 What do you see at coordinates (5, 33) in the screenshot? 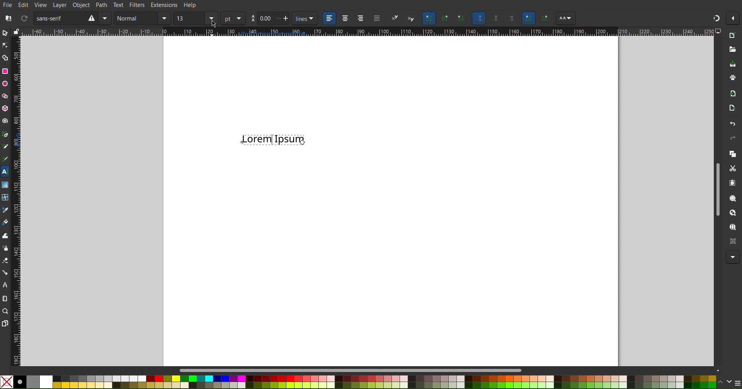
I see `Select` at bounding box center [5, 33].